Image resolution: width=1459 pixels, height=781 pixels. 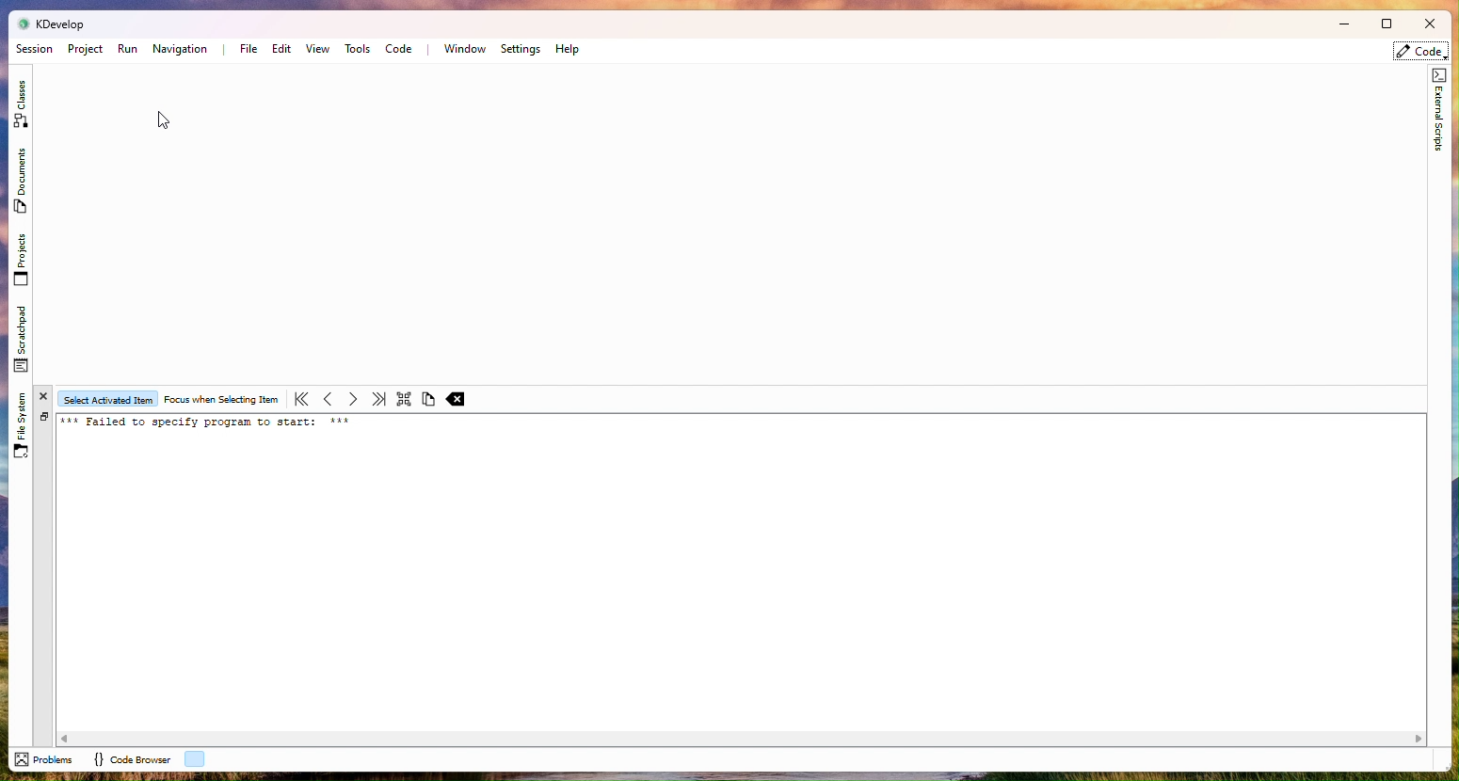 What do you see at coordinates (24, 338) in the screenshot?
I see `Scratchpad` at bounding box center [24, 338].